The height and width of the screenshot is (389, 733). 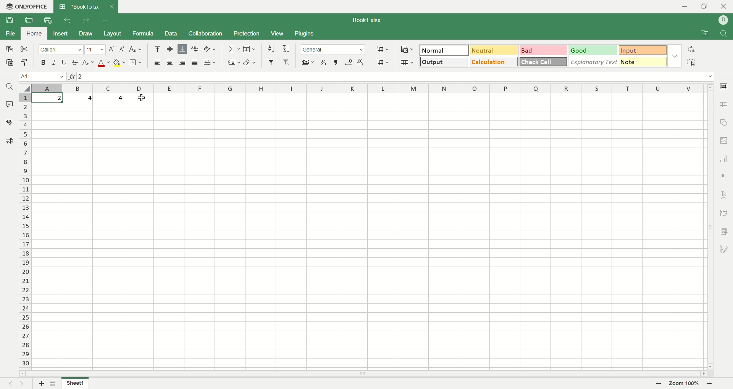 I want to click on align middle, so click(x=169, y=50).